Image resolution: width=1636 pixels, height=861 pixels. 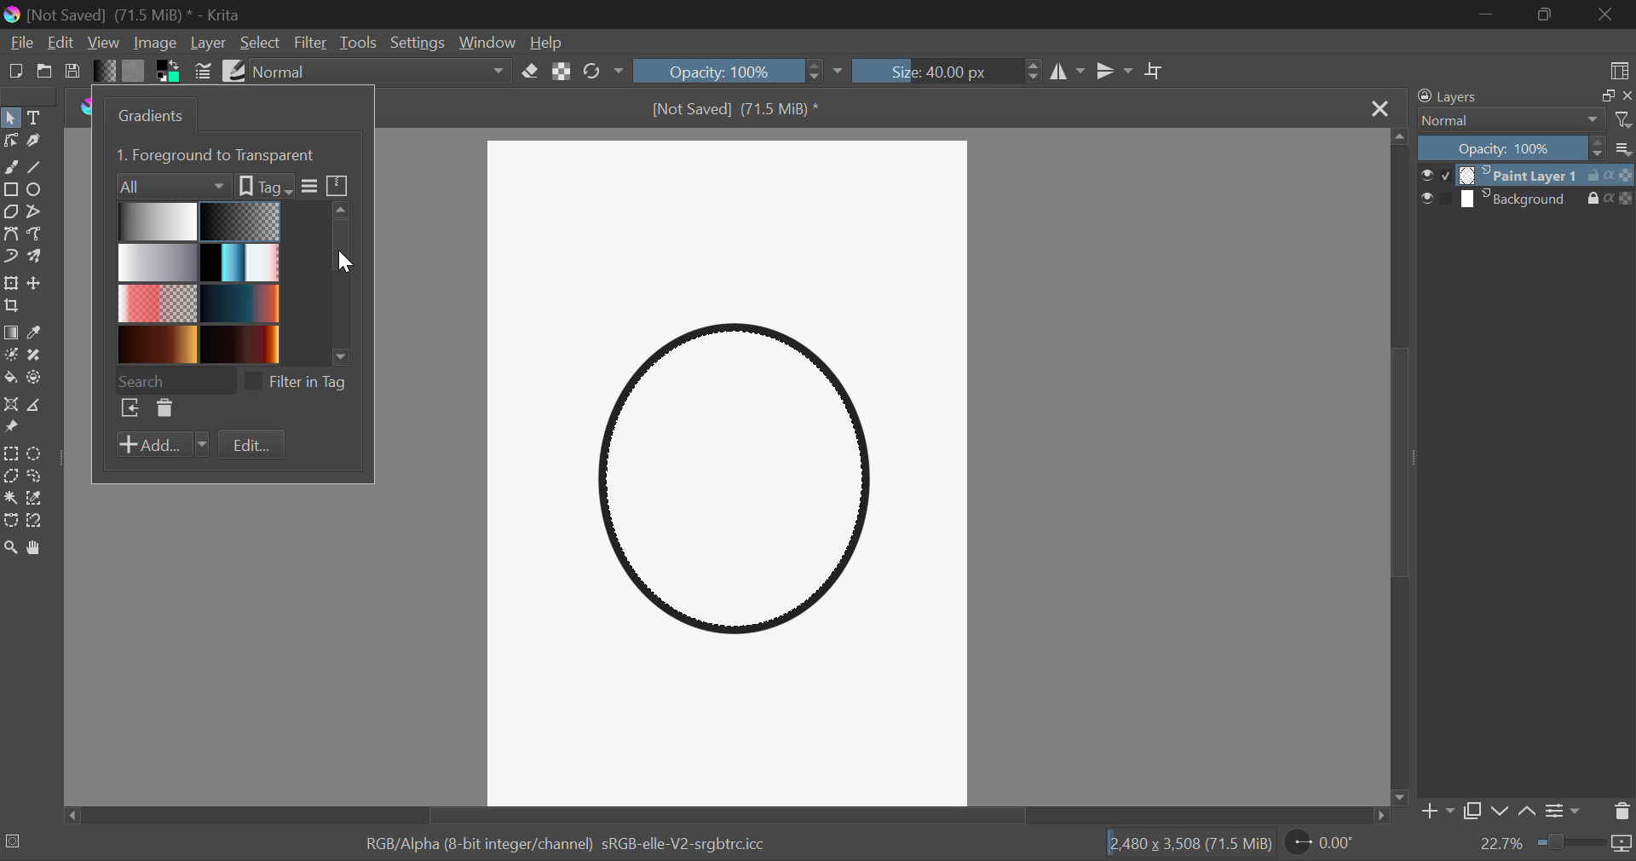 I want to click on actions, so click(x=1610, y=198).